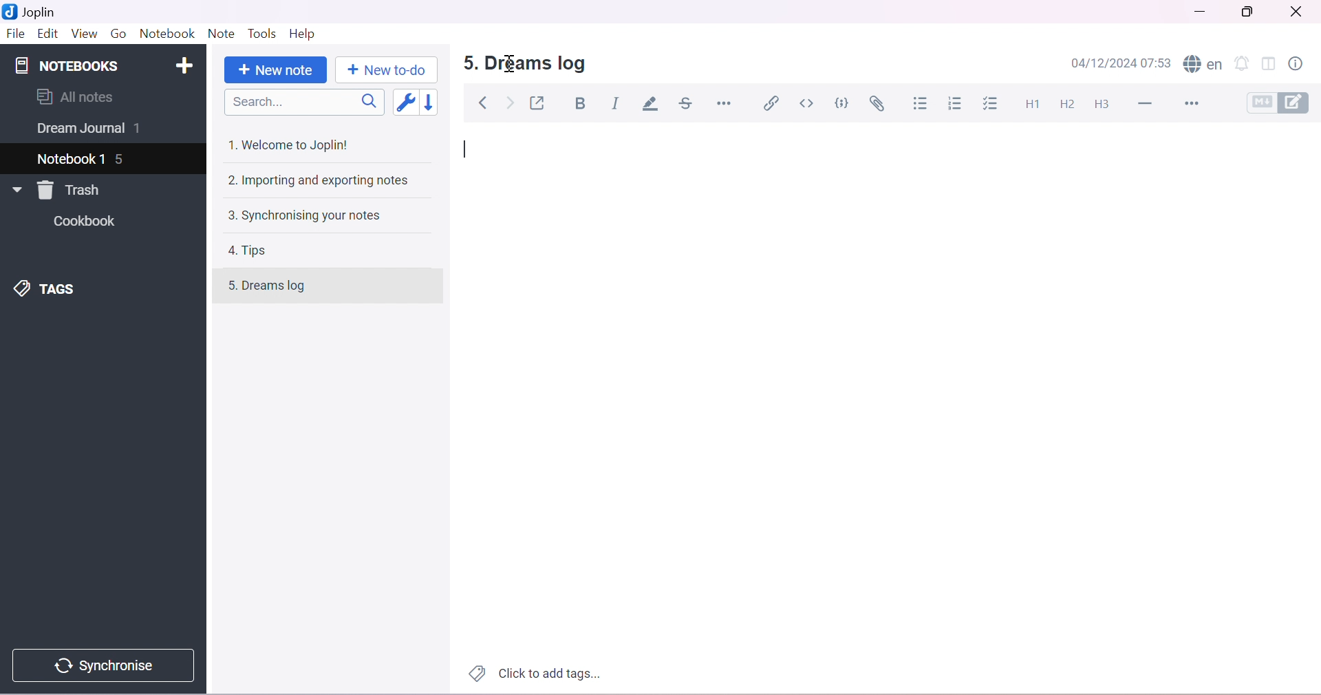 This screenshot has width=1321, height=695. Describe the element at coordinates (321, 182) in the screenshot. I see `2. Importing and exporting notes` at that location.